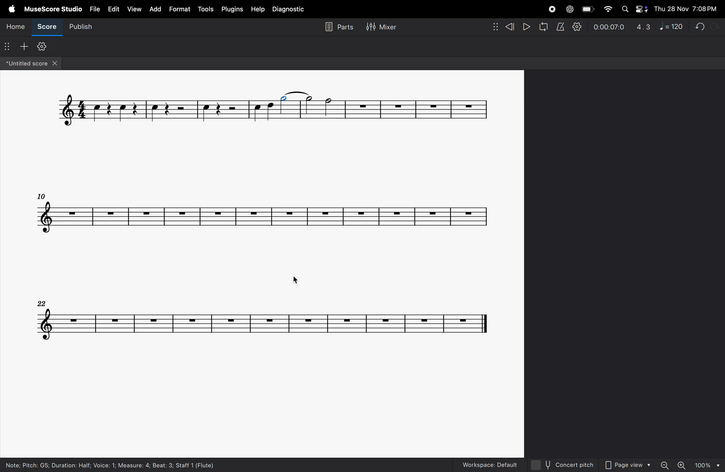 The height and width of the screenshot is (472, 725). I want to click on splitted note, so click(296, 94).